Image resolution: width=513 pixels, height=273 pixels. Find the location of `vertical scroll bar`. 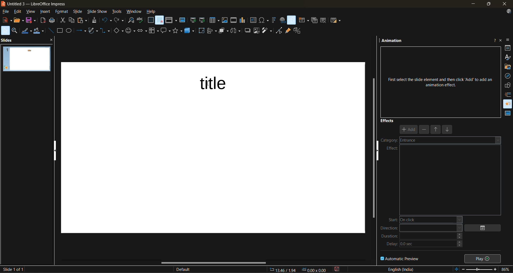

vertical scroll bar is located at coordinates (374, 146).